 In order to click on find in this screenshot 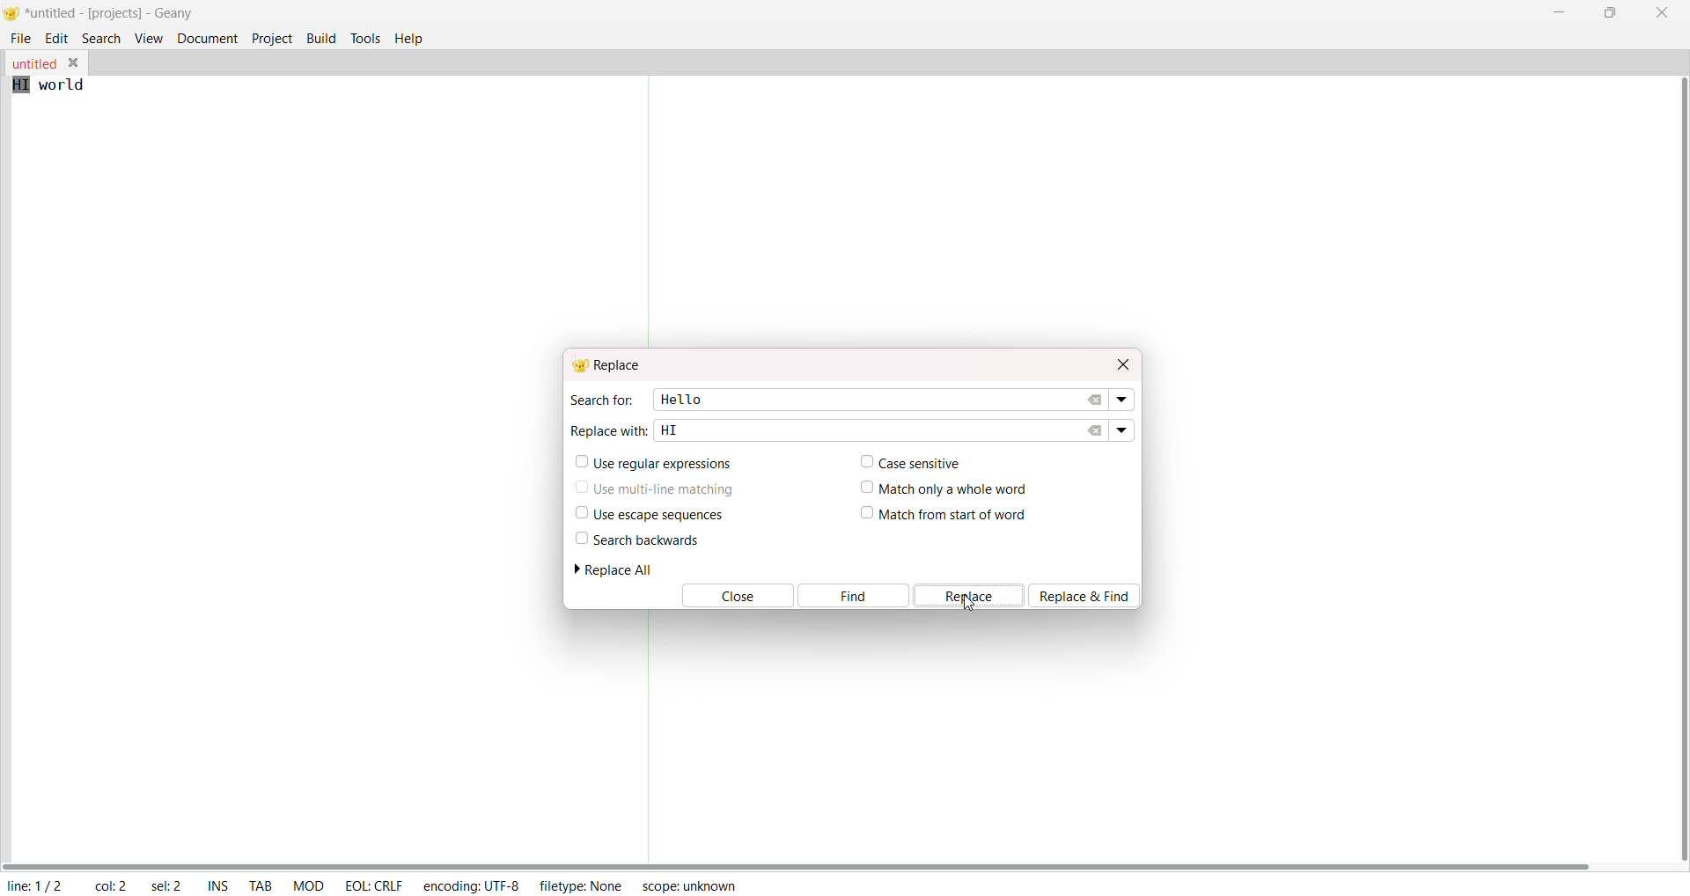, I will do `click(853, 596)`.